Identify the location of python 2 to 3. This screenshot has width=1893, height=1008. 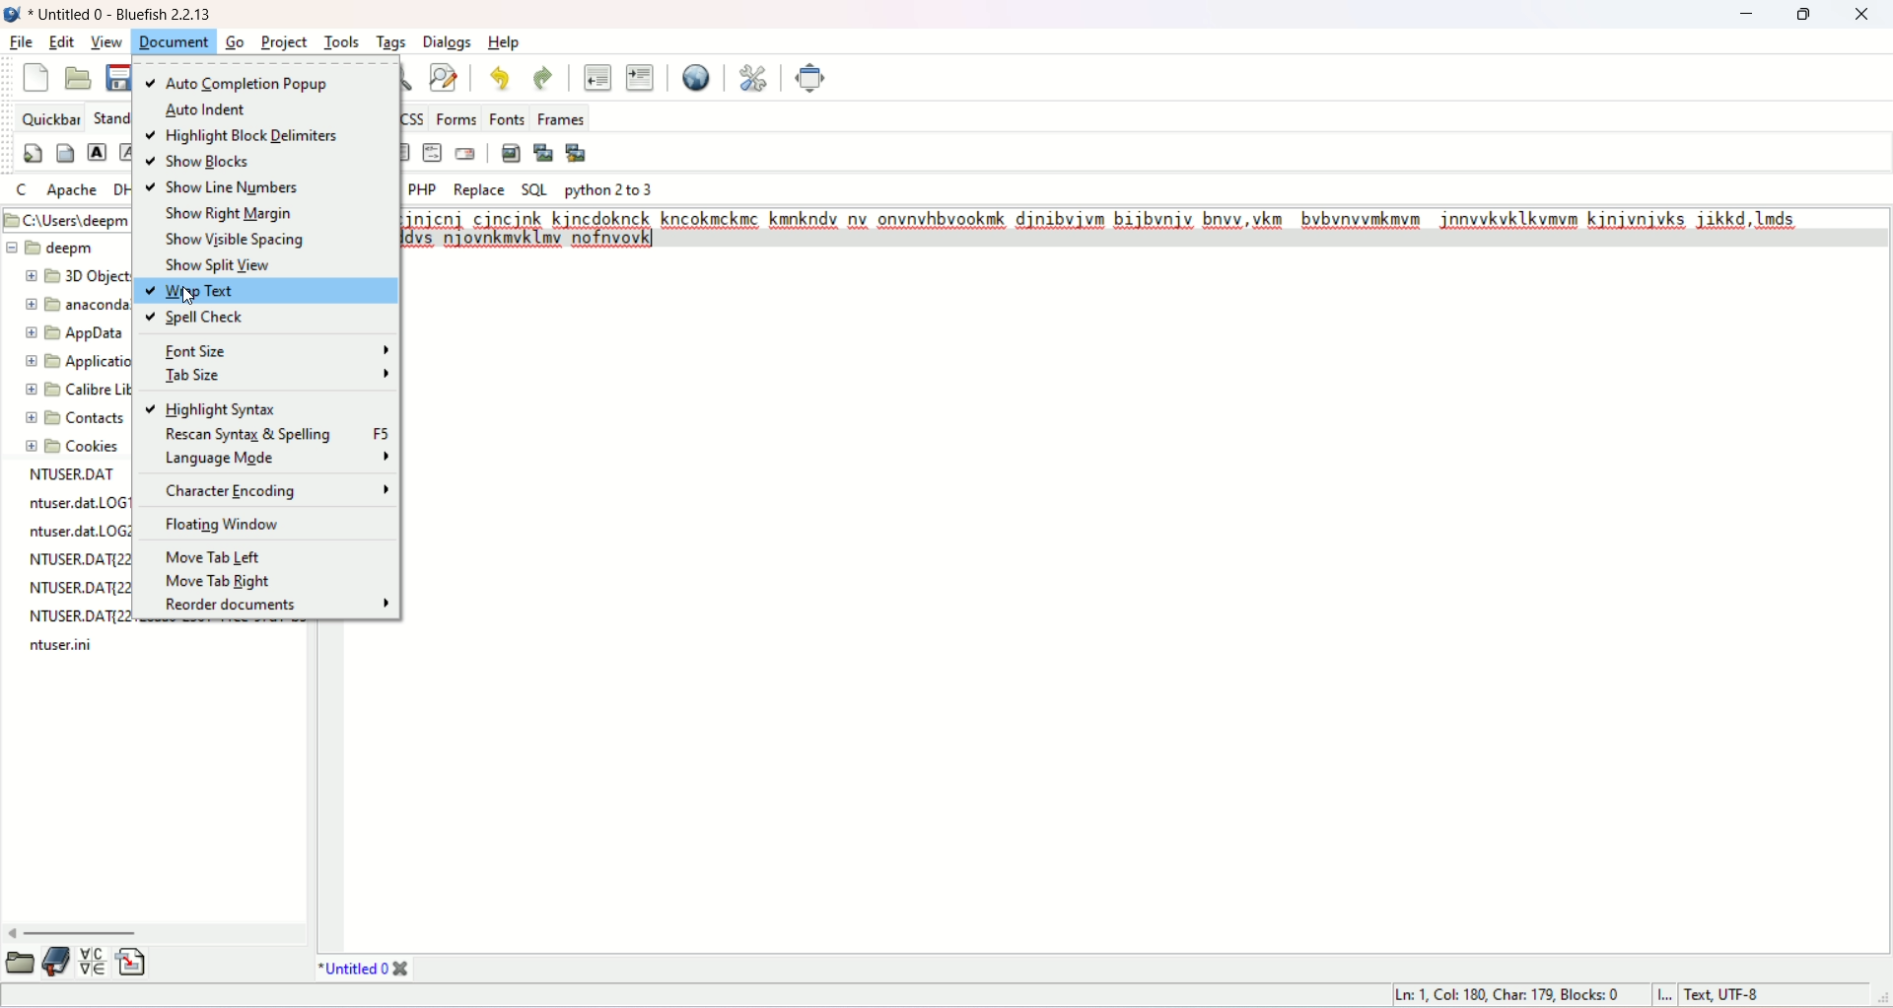
(609, 189).